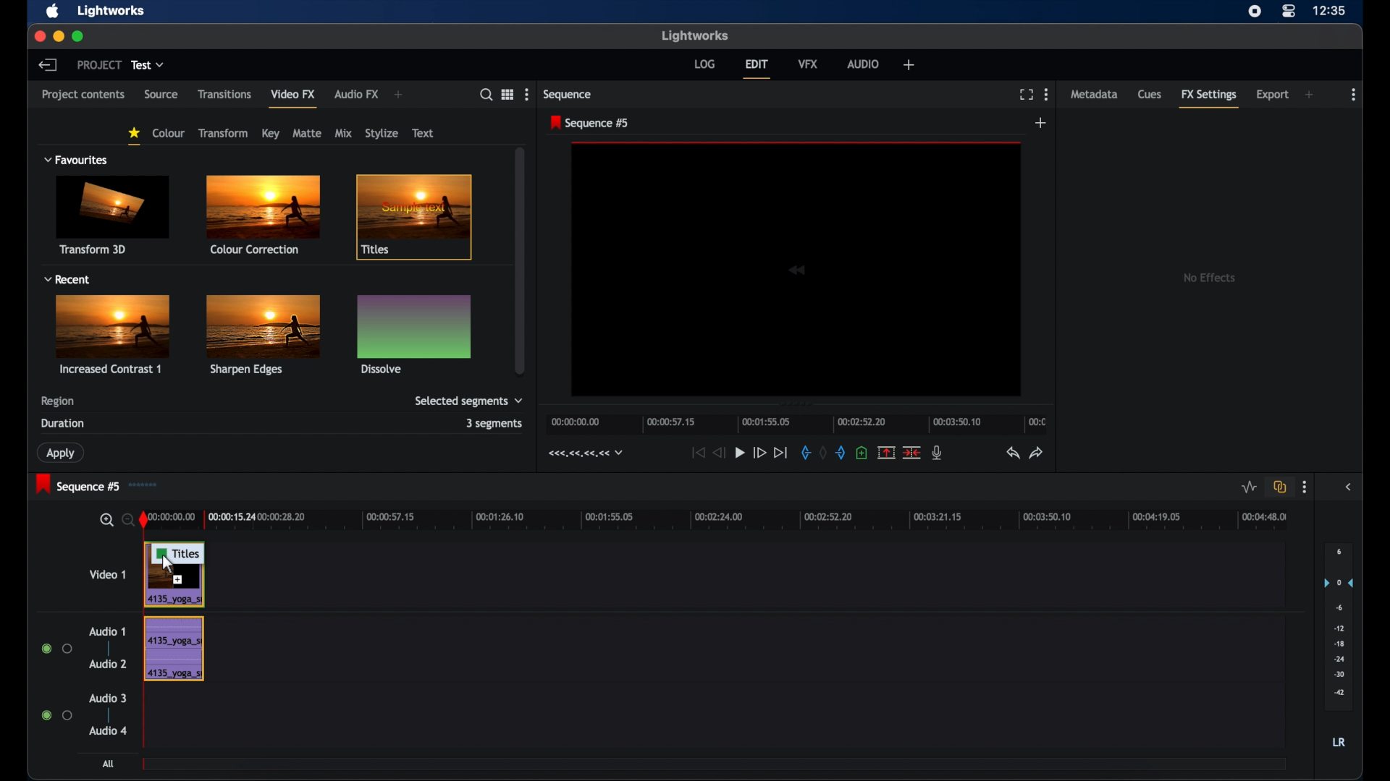 The width and height of the screenshot is (1390, 781). Describe the element at coordinates (909, 65) in the screenshot. I see `add` at that location.